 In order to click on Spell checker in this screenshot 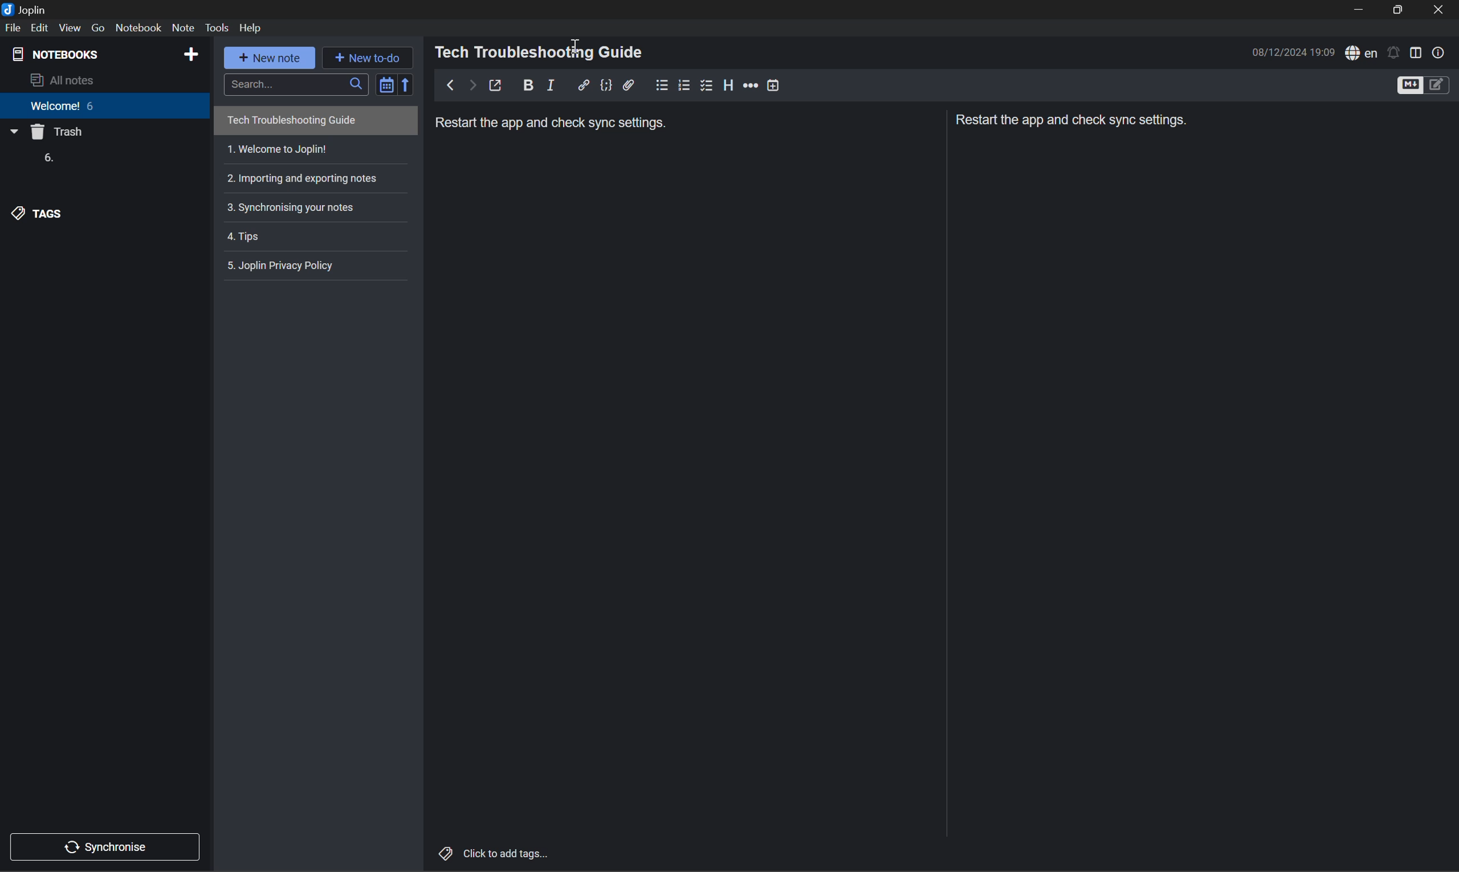, I will do `click(1360, 53)`.